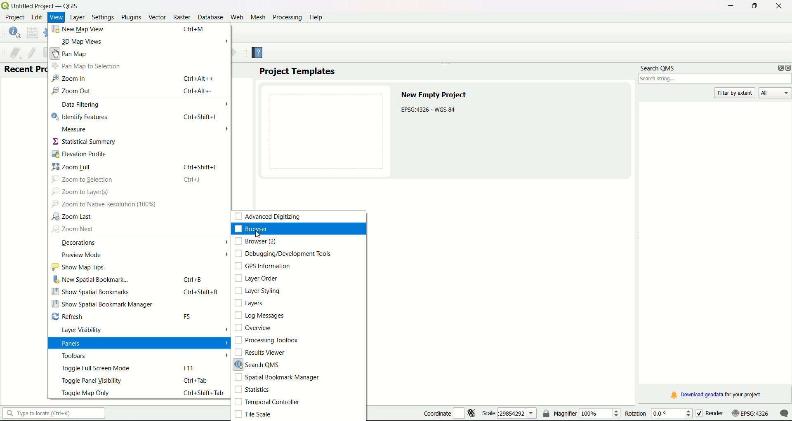 This screenshot has height=421, width=792. What do you see at coordinates (81, 192) in the screenshot?
I see `zoom to layer` at bounding box center [81, 192].